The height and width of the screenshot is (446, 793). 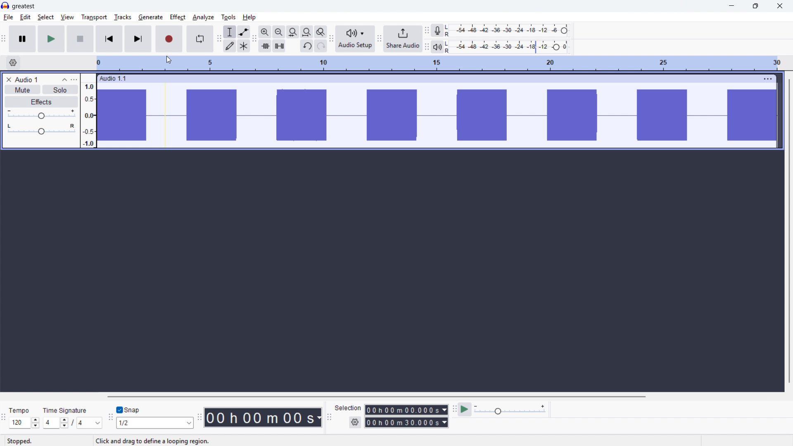 I want to click on skip to start, so click(x=109, y=38).